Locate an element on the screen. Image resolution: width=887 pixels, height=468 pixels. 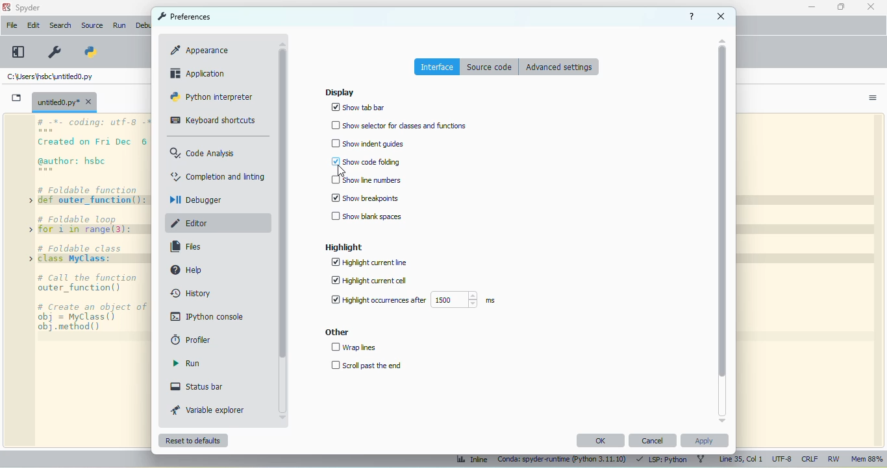
UTF-8 is located at coordinates (782, 460).